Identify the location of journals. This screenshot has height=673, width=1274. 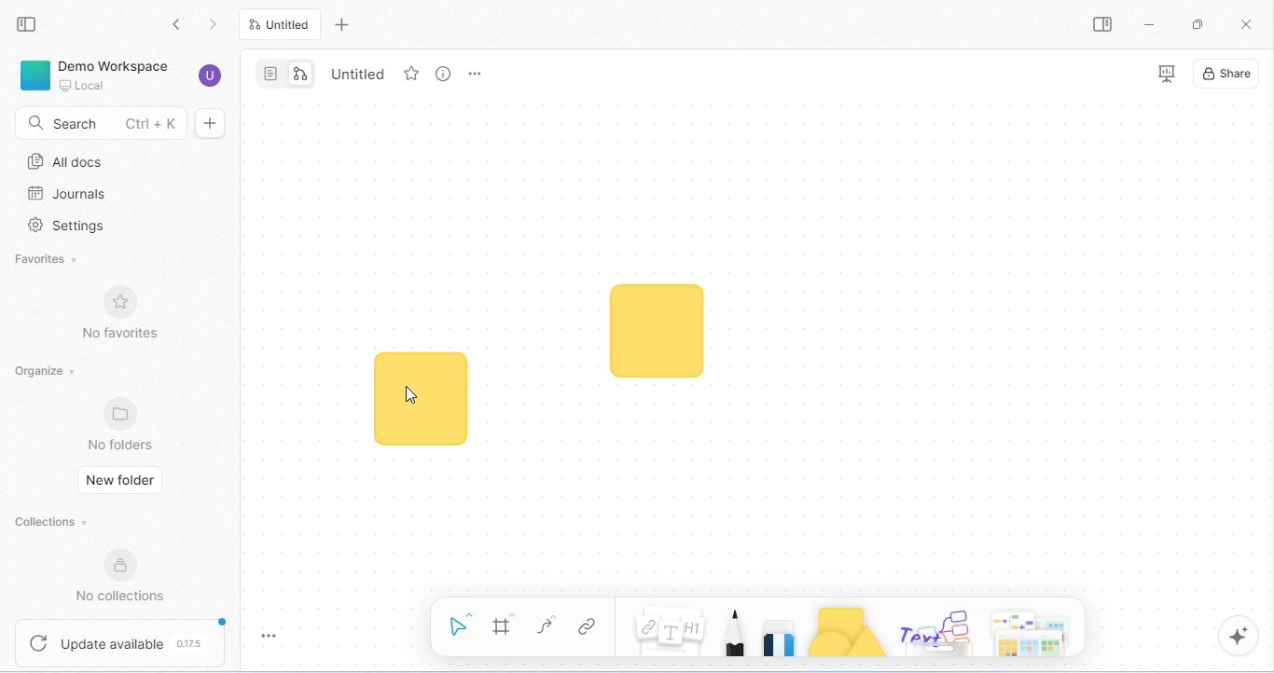
(64, 194).